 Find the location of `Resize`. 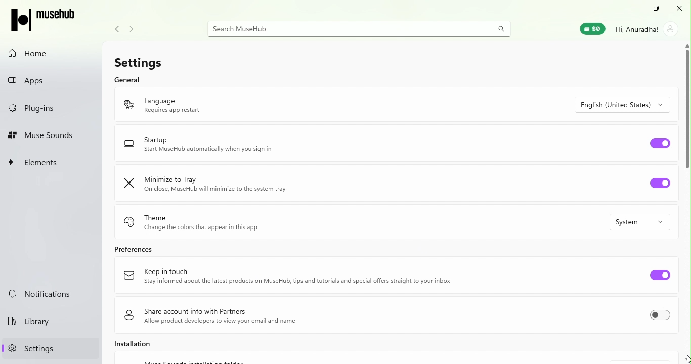

Resize is located at coordinates (657, 10).